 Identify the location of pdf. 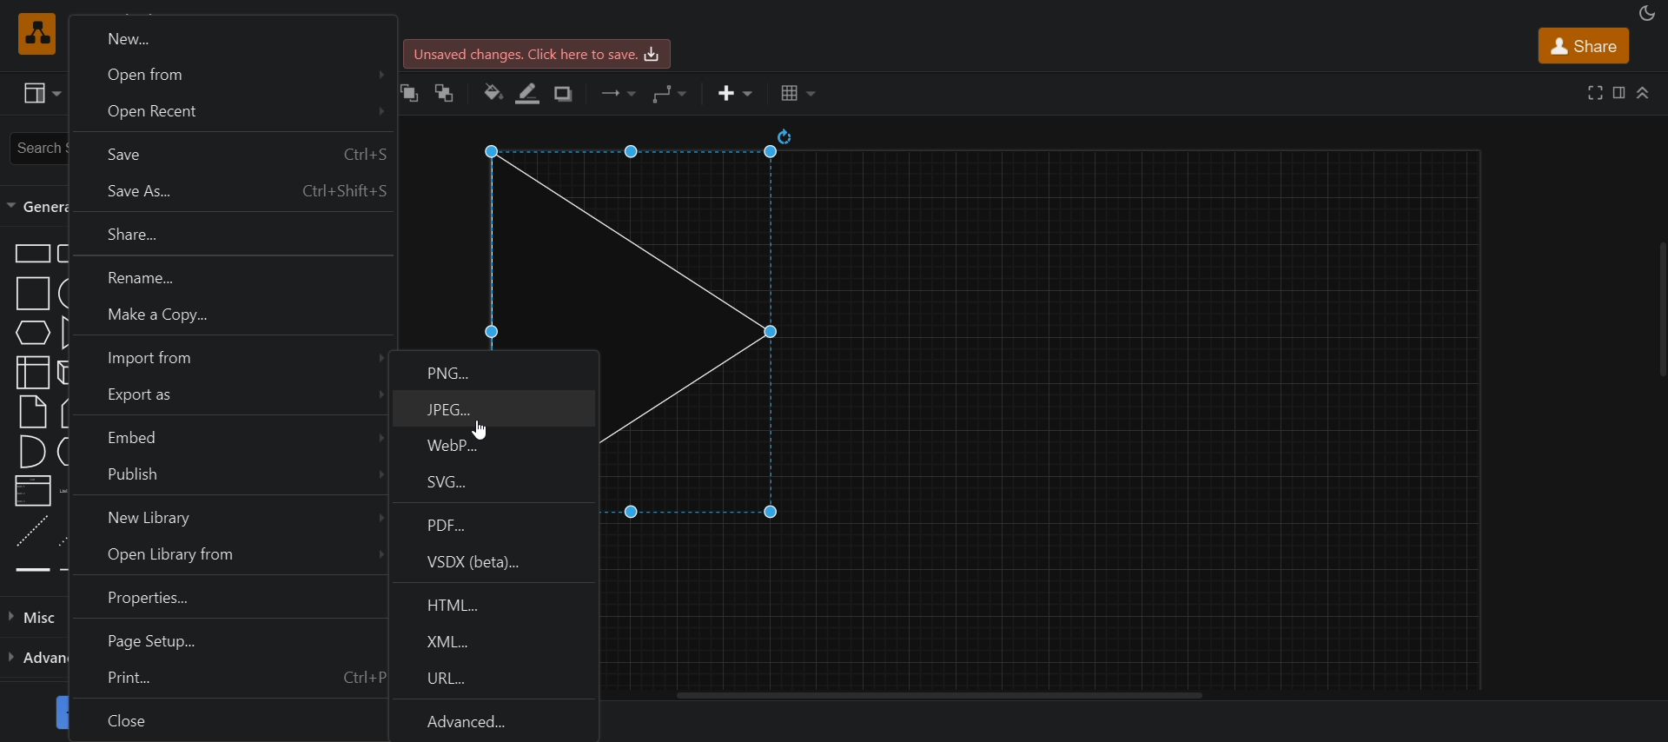
(496, 523).